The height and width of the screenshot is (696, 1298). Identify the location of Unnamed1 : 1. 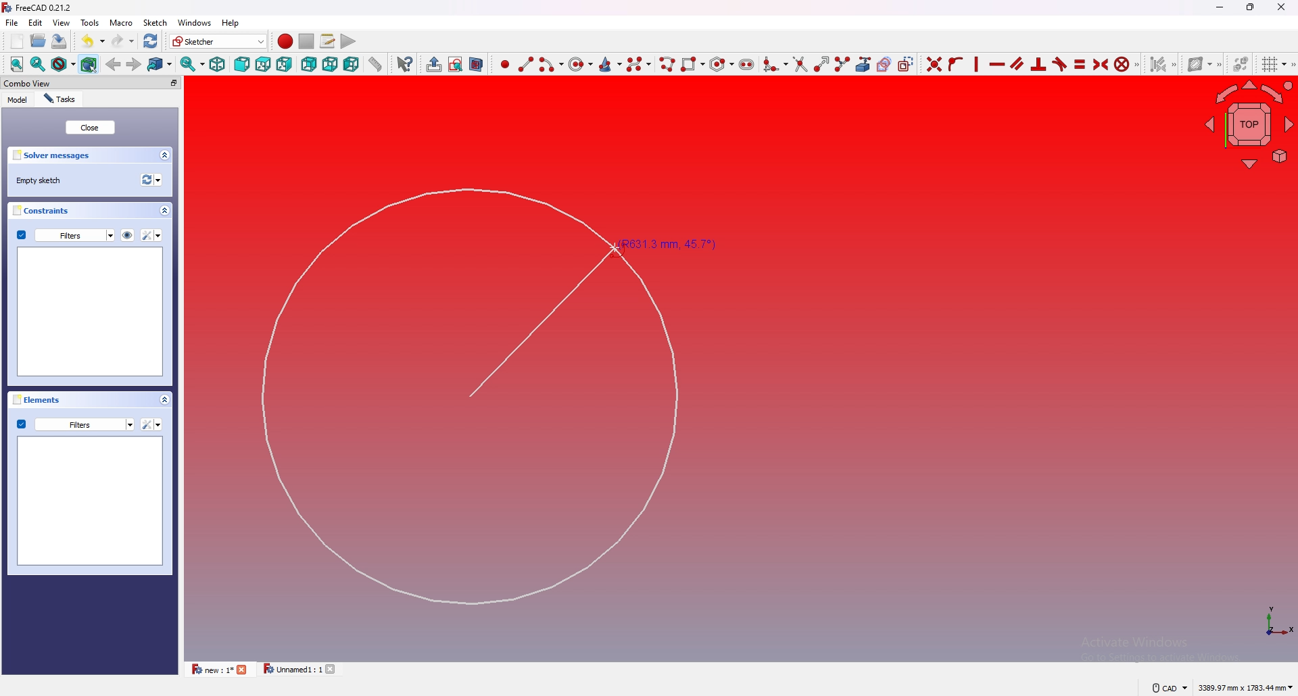
(291, 669).